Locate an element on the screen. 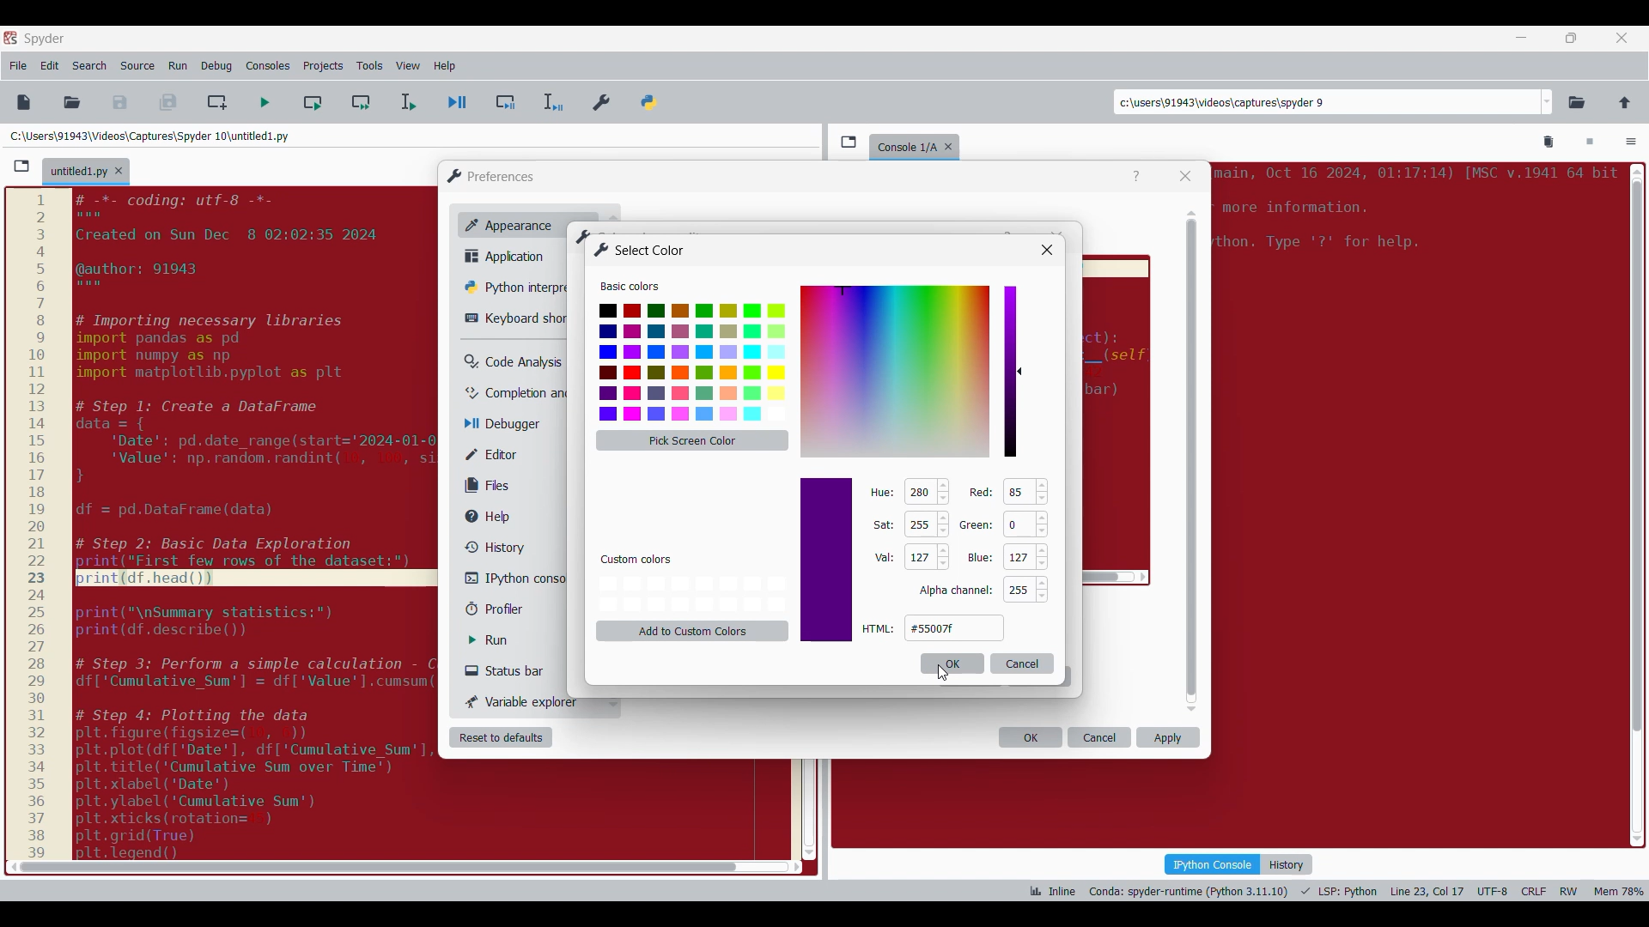 This screenshot has height=927, width=1649. Search menu is located at coordinates (90, 66).